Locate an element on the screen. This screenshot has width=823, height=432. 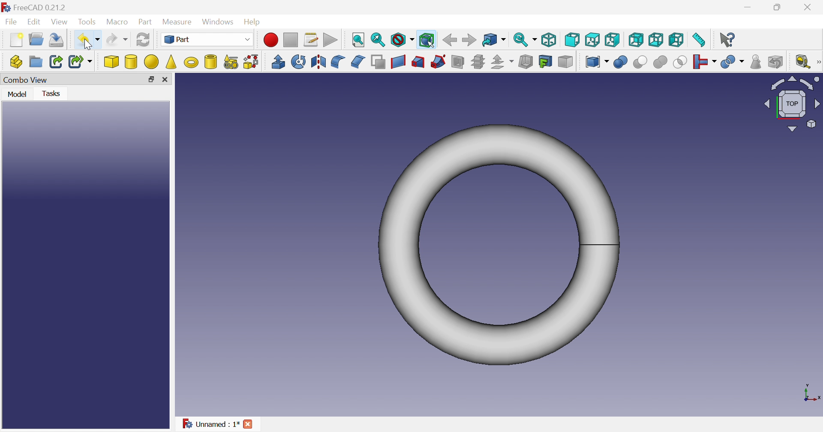
Restore down is located at coordinates (152, 80).